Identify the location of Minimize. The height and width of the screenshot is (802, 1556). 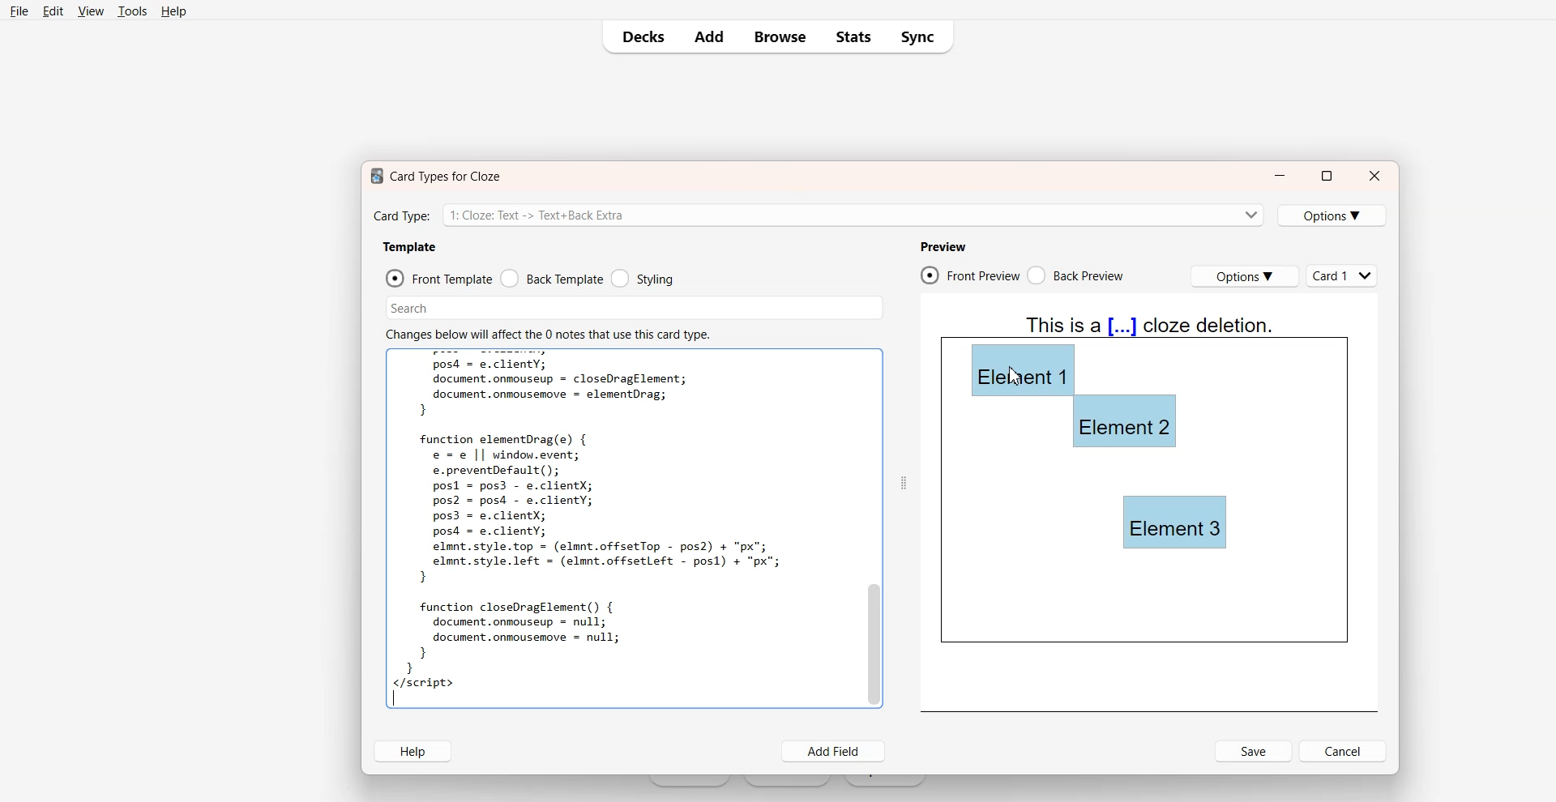
(1280, 177).